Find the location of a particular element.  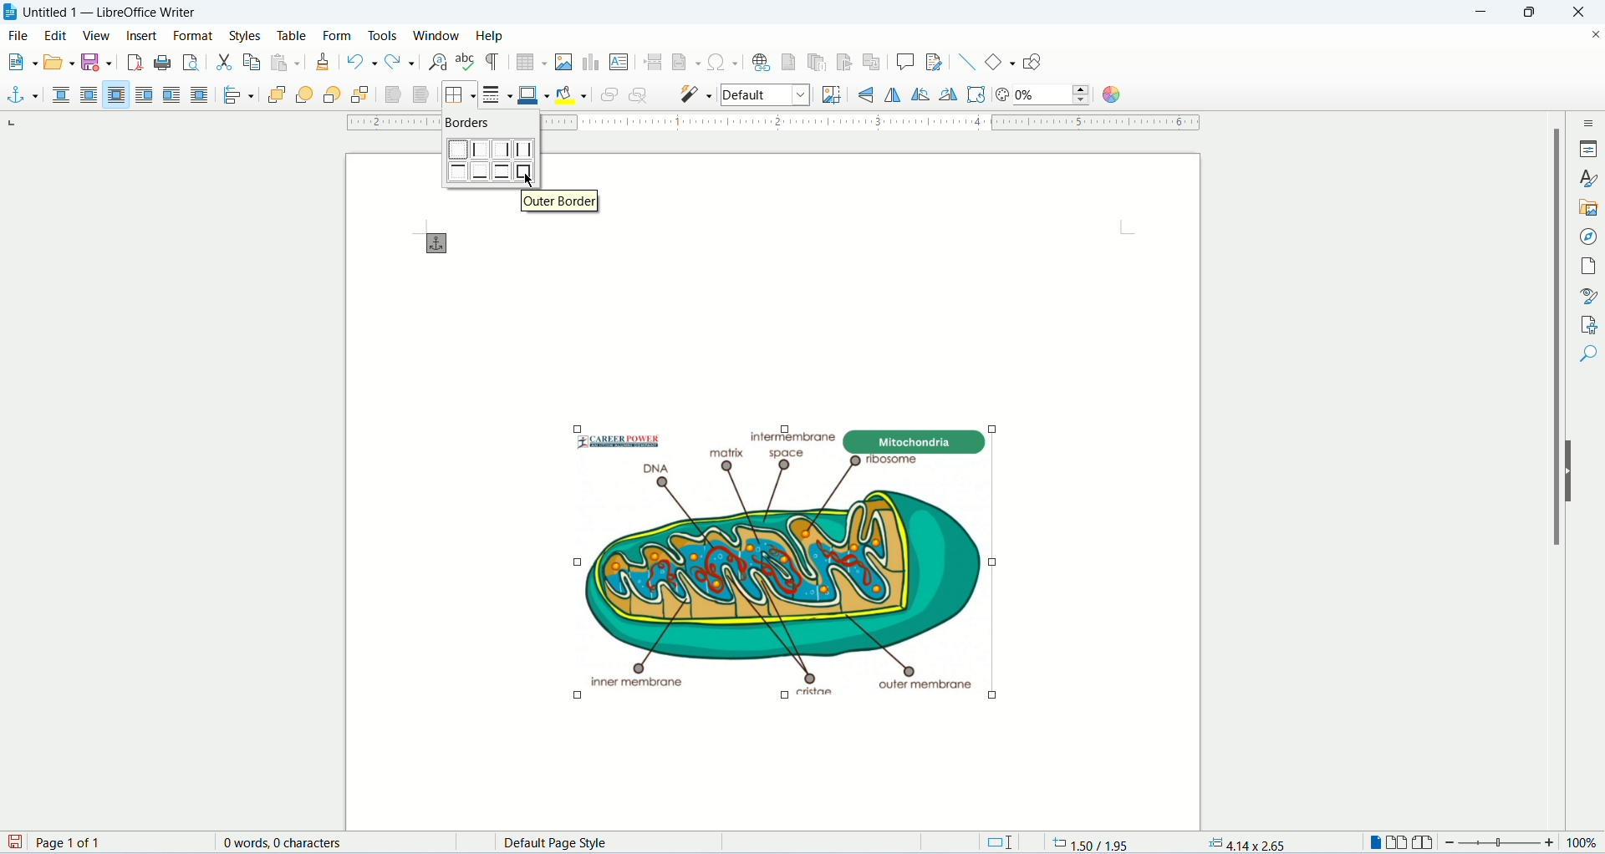

link frames is located at coordinates (605, 97).